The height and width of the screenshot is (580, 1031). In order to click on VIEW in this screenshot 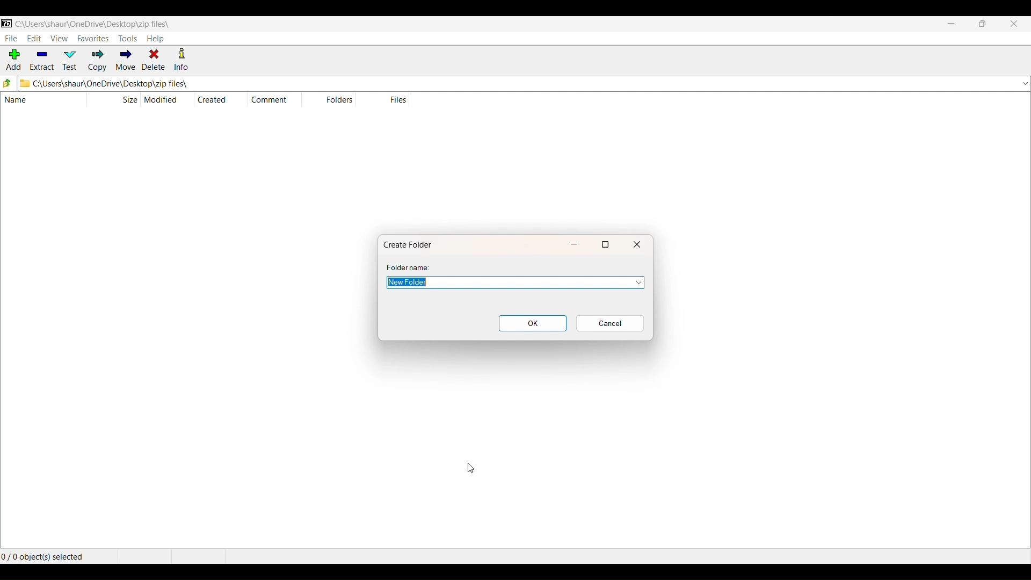, I will do `click(59, 38)`.